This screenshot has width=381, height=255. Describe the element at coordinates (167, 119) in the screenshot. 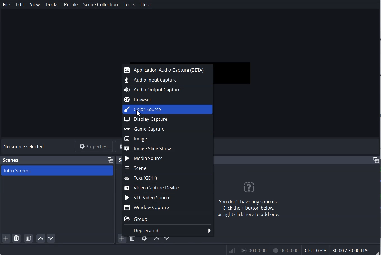

I see `Display Capture` at that location.